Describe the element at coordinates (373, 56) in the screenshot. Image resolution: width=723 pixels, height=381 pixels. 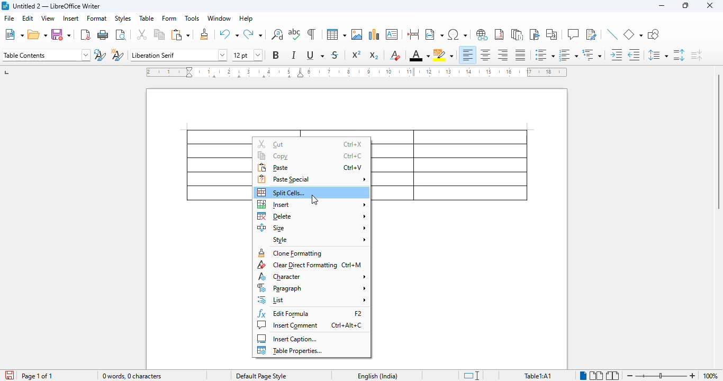
I see `subscript` at that location.